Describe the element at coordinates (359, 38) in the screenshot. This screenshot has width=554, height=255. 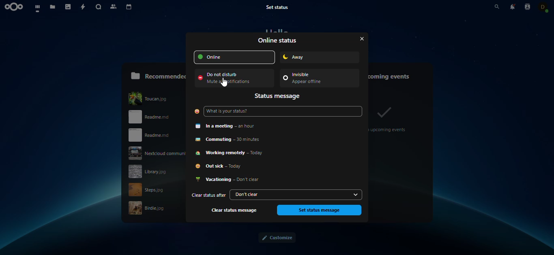
I see `close` at that location.